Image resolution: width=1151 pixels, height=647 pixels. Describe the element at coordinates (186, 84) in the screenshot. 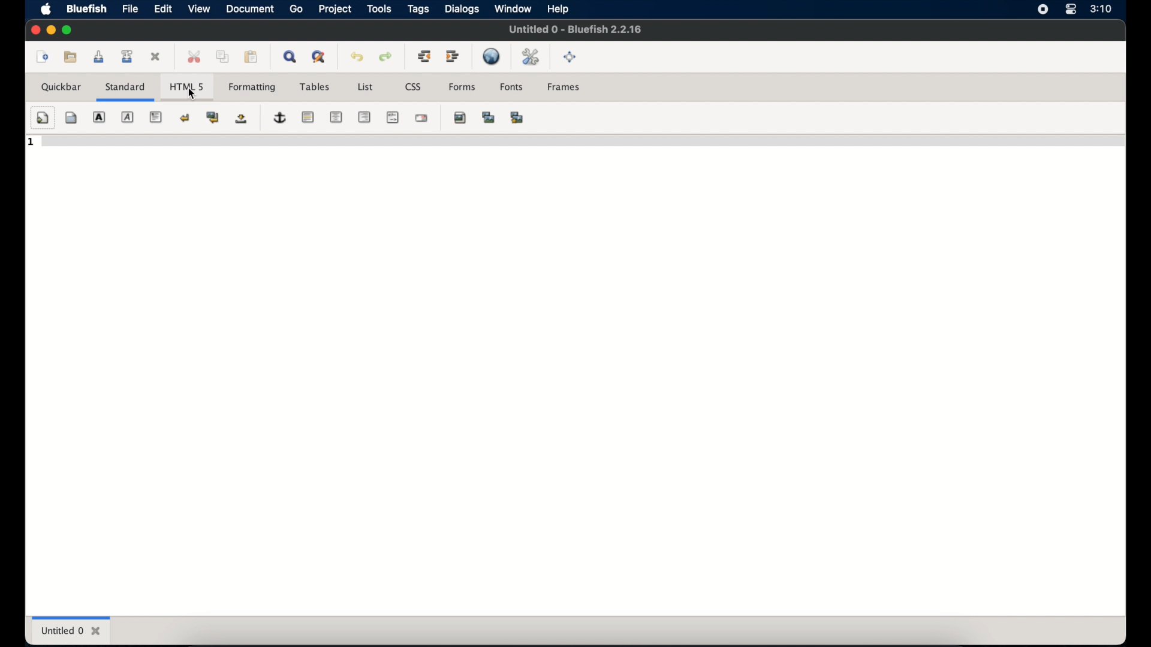

I see `html 5` at that location.